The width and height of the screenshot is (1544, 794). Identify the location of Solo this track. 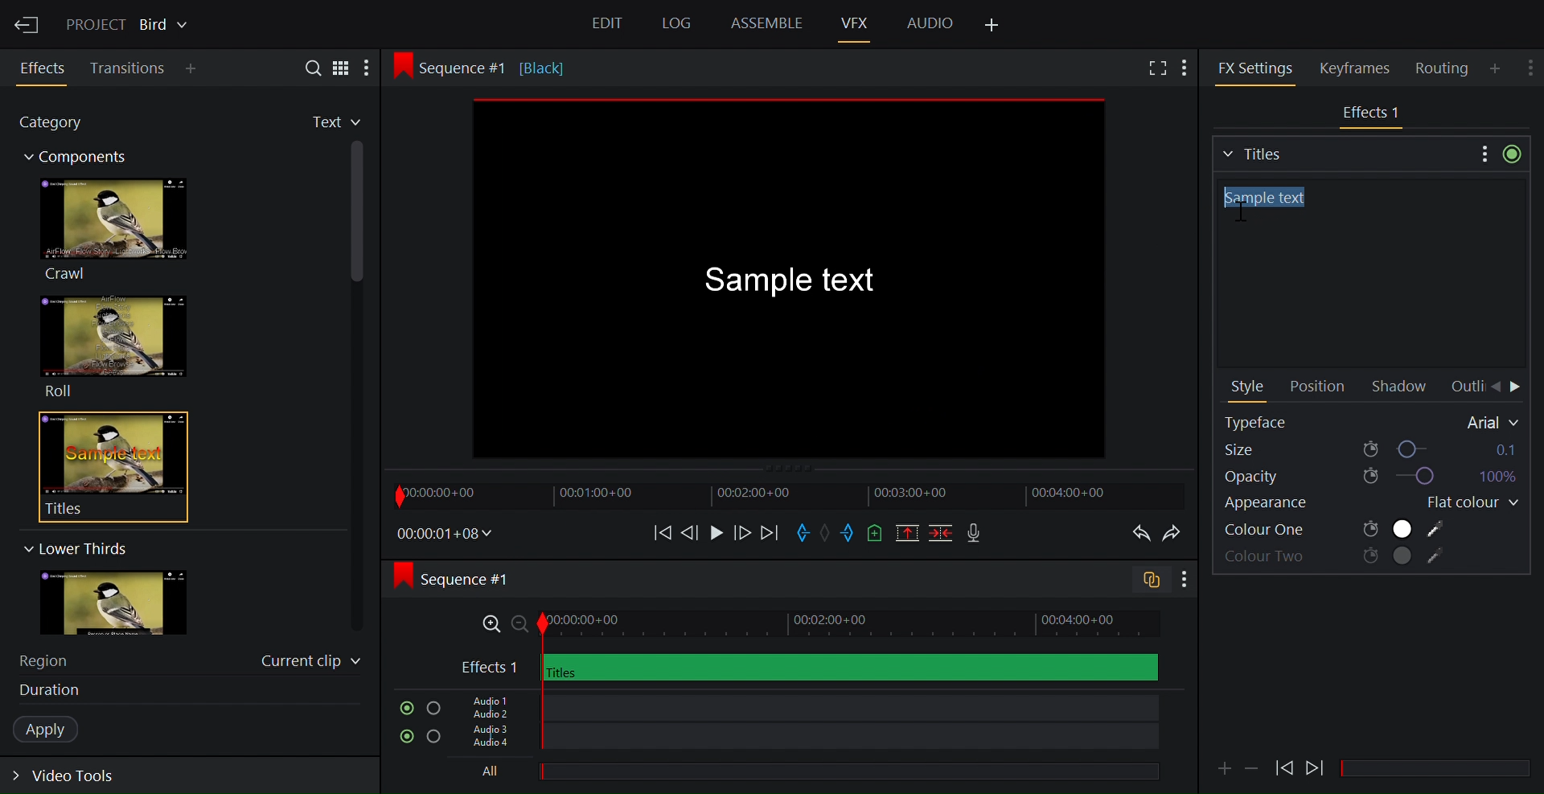
(435, 739).